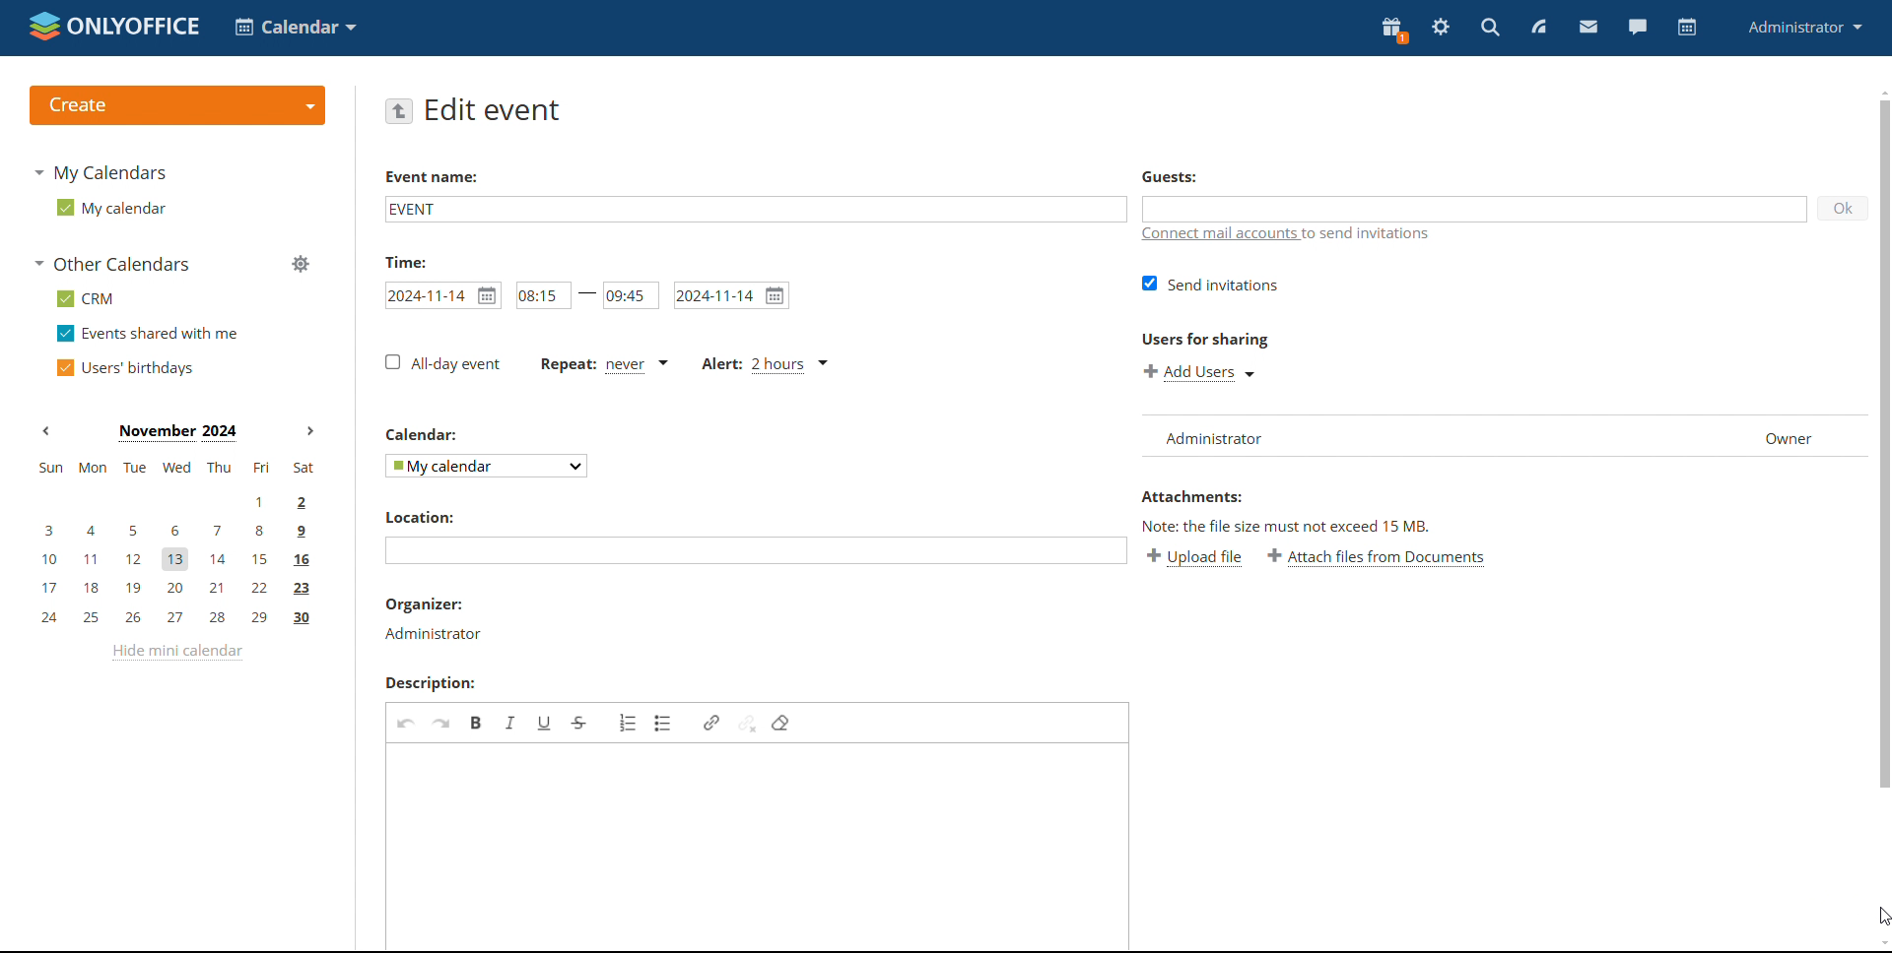  What do you see at coordinates (441, 296) in the screenshot?
I see `start date` at bounding box center [441, 296].